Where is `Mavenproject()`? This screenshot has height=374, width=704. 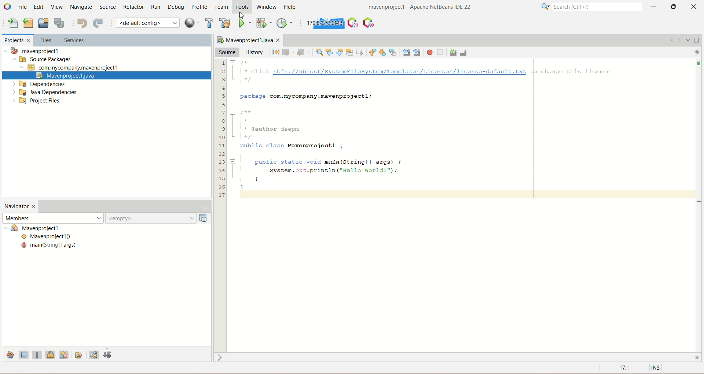
Mavenproject() is located at coordinates (49, 237).